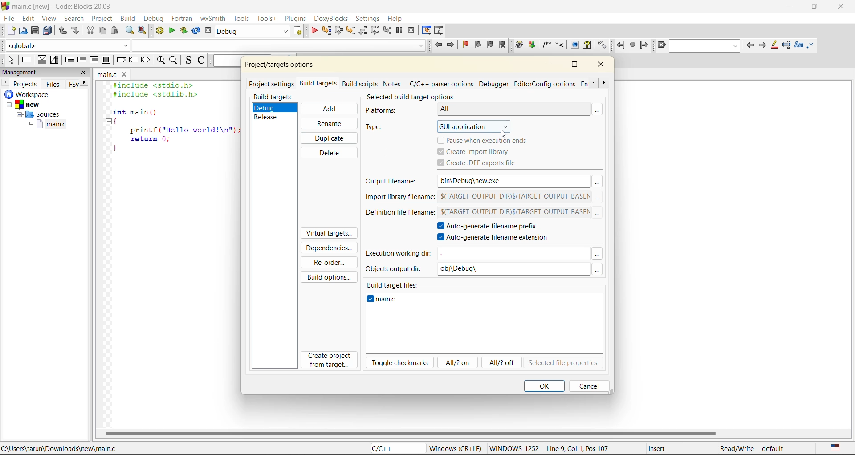 This screenshot has width=855, height=455. What do you see at coordinates (817, 8) in the screenshot?
I see `maximize` at bounding box center [817, 8].